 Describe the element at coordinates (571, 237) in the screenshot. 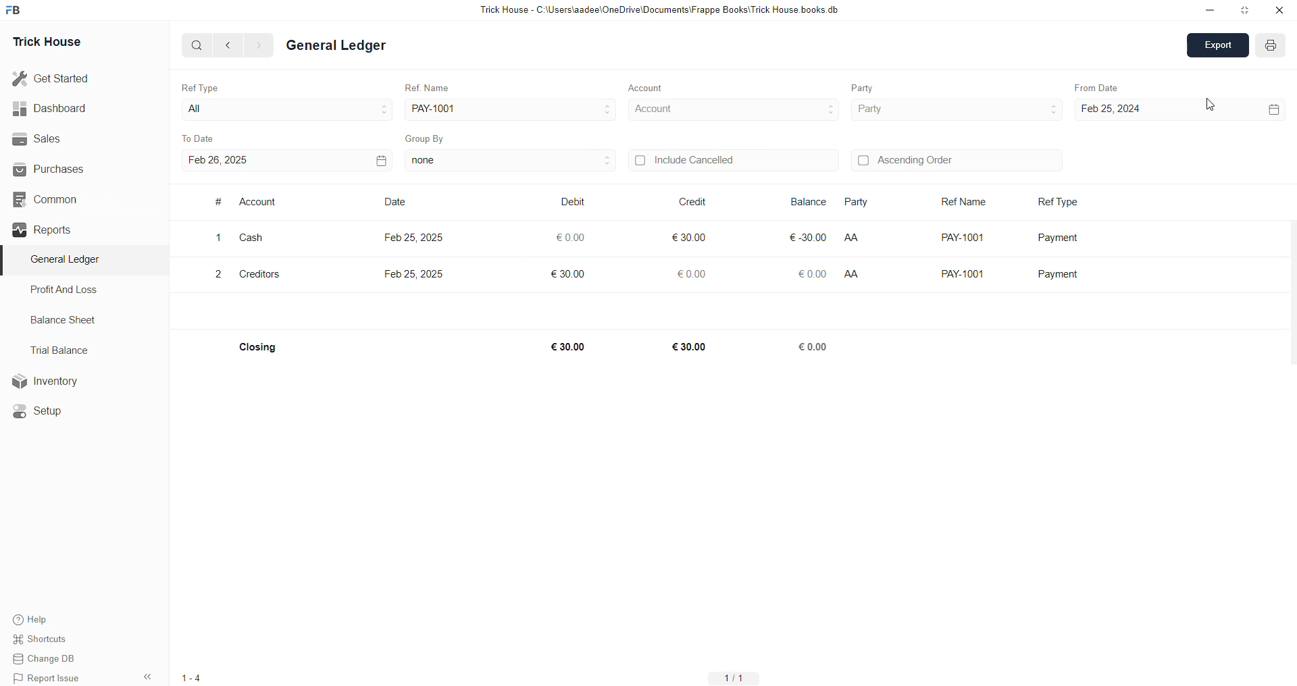

I see `€000` at that location.